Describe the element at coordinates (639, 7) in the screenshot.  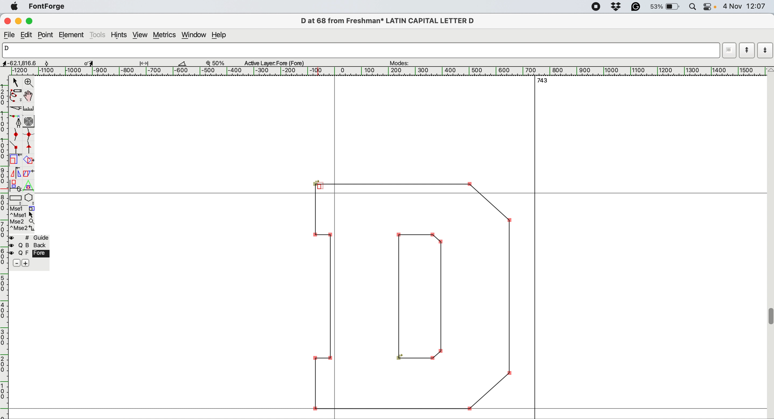
I see `grammarly` at that location.